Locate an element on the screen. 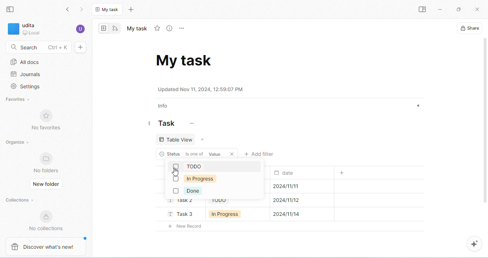  date and time of update is located at coordinates (202, 89).